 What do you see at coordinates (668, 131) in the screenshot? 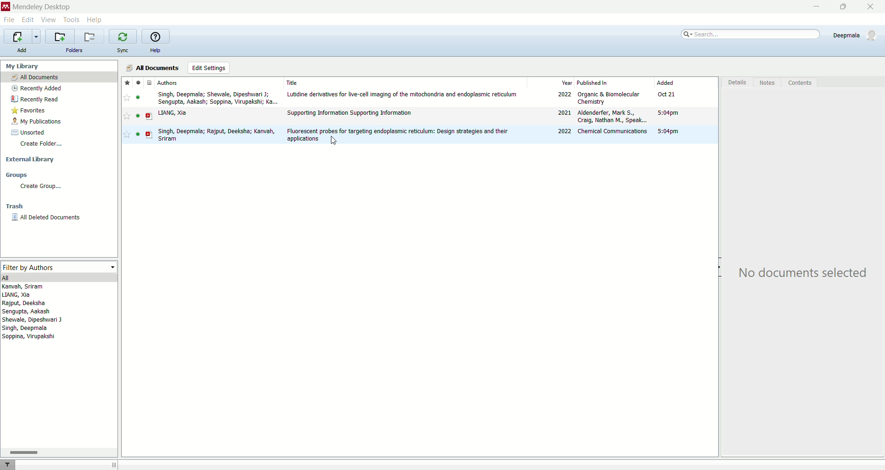
I see `5:04pm` at bounding box center [668, 131].